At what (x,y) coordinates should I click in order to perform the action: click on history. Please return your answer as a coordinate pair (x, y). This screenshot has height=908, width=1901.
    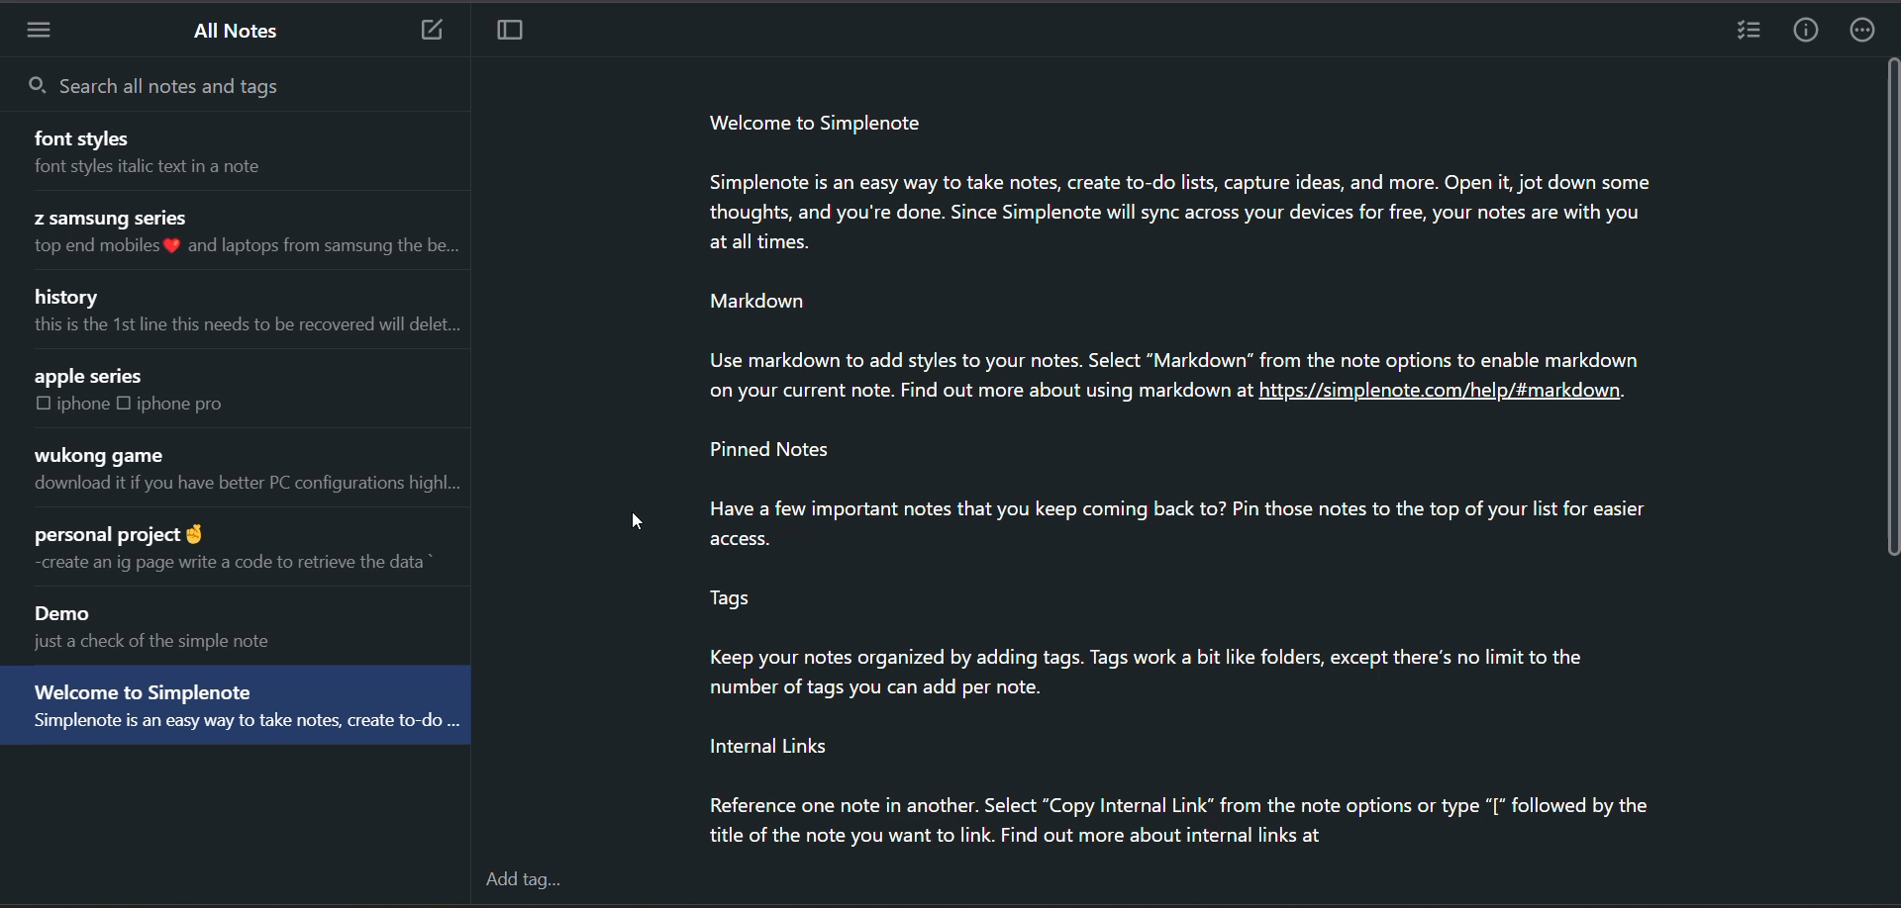
    Looking at the image, I should click on (75, 295).